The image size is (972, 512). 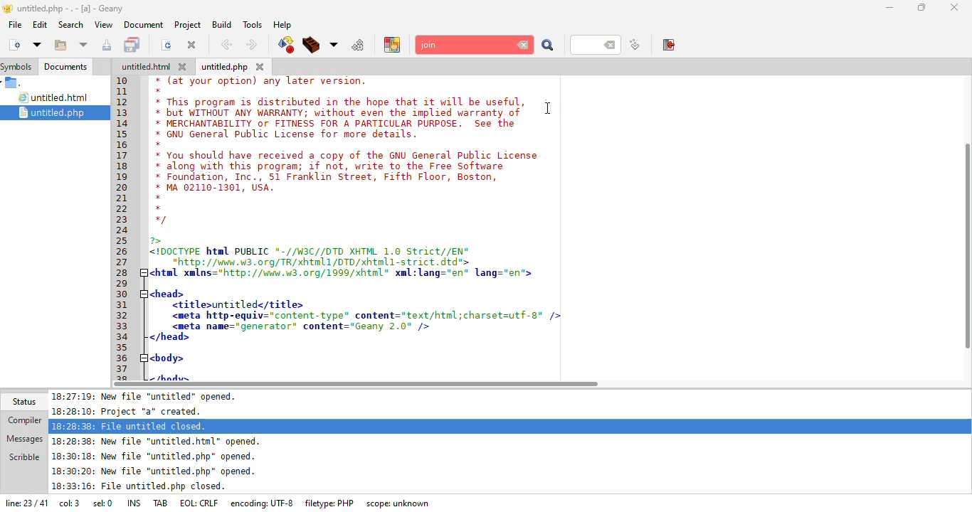 What do you see at coordinates (549, 107) in the screenshot?
I see `cursor` at bounding box center [549, 107].